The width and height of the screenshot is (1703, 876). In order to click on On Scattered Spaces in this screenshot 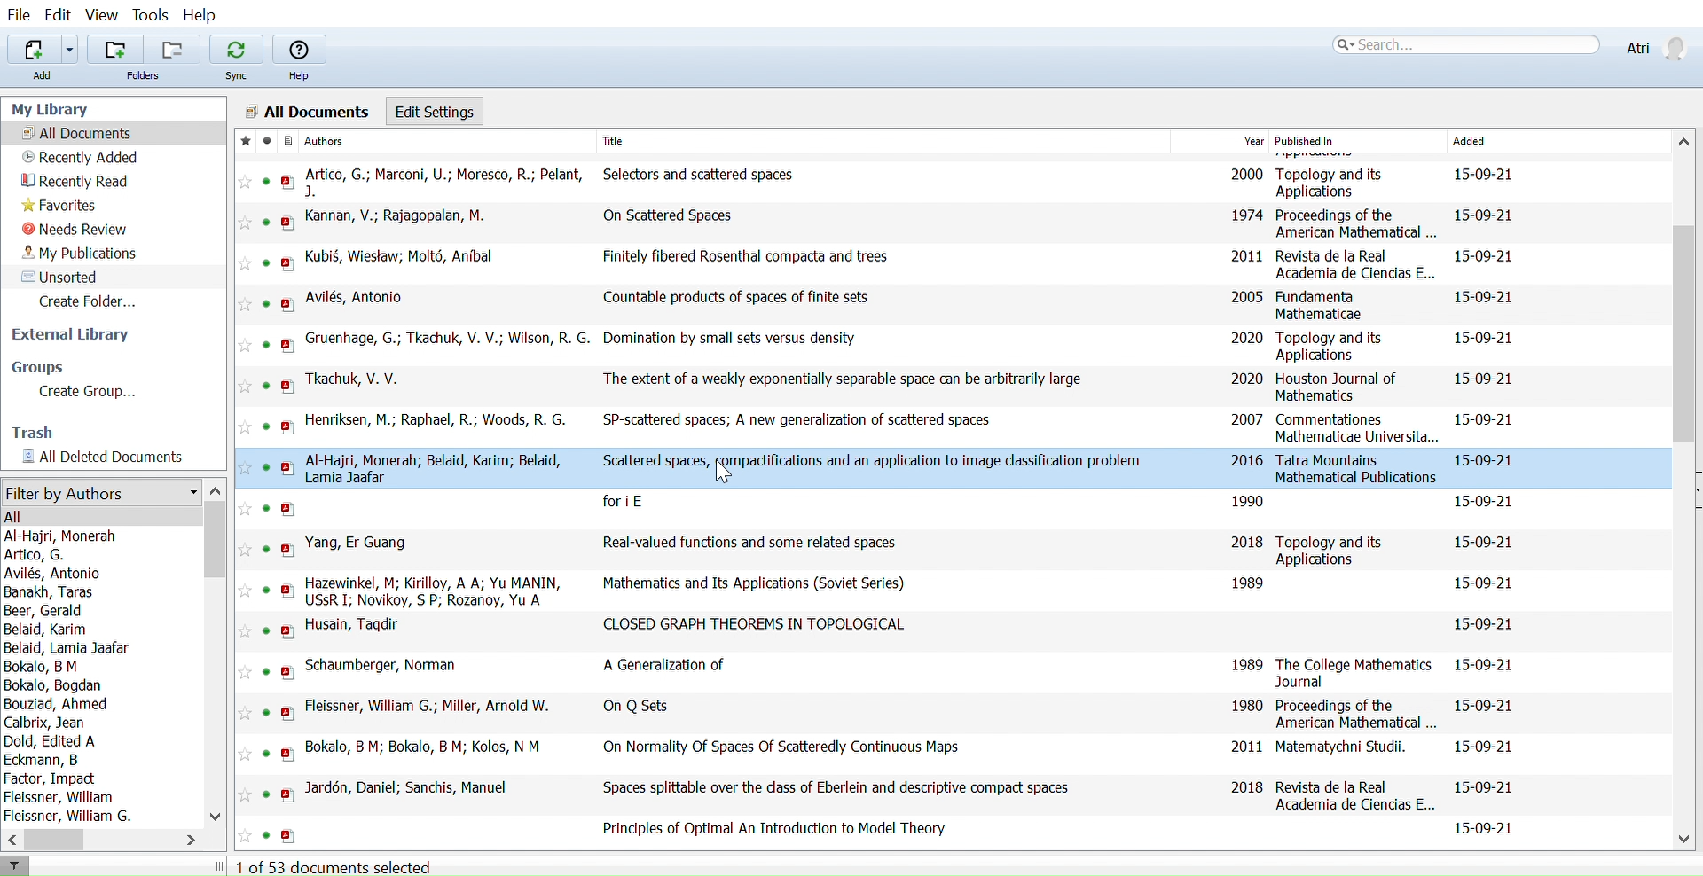, I will do `click(653, 217)`.